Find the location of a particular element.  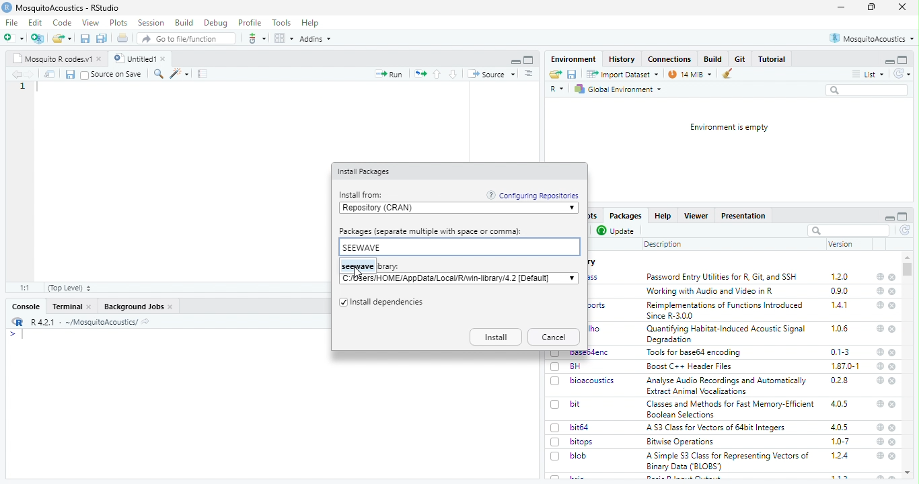

maximise is located at coordinates (903, 216).